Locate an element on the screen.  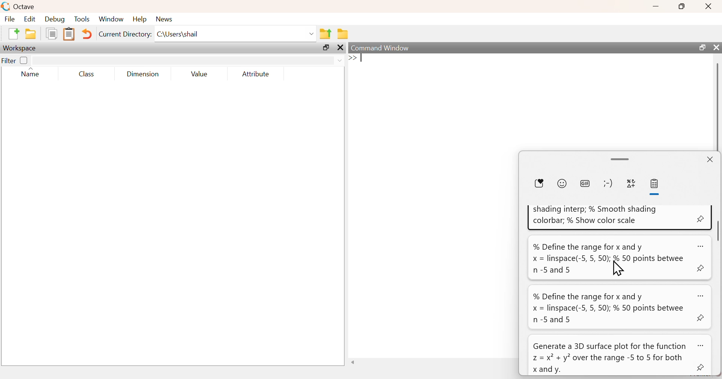
Help is located at coordinates (140, 19).